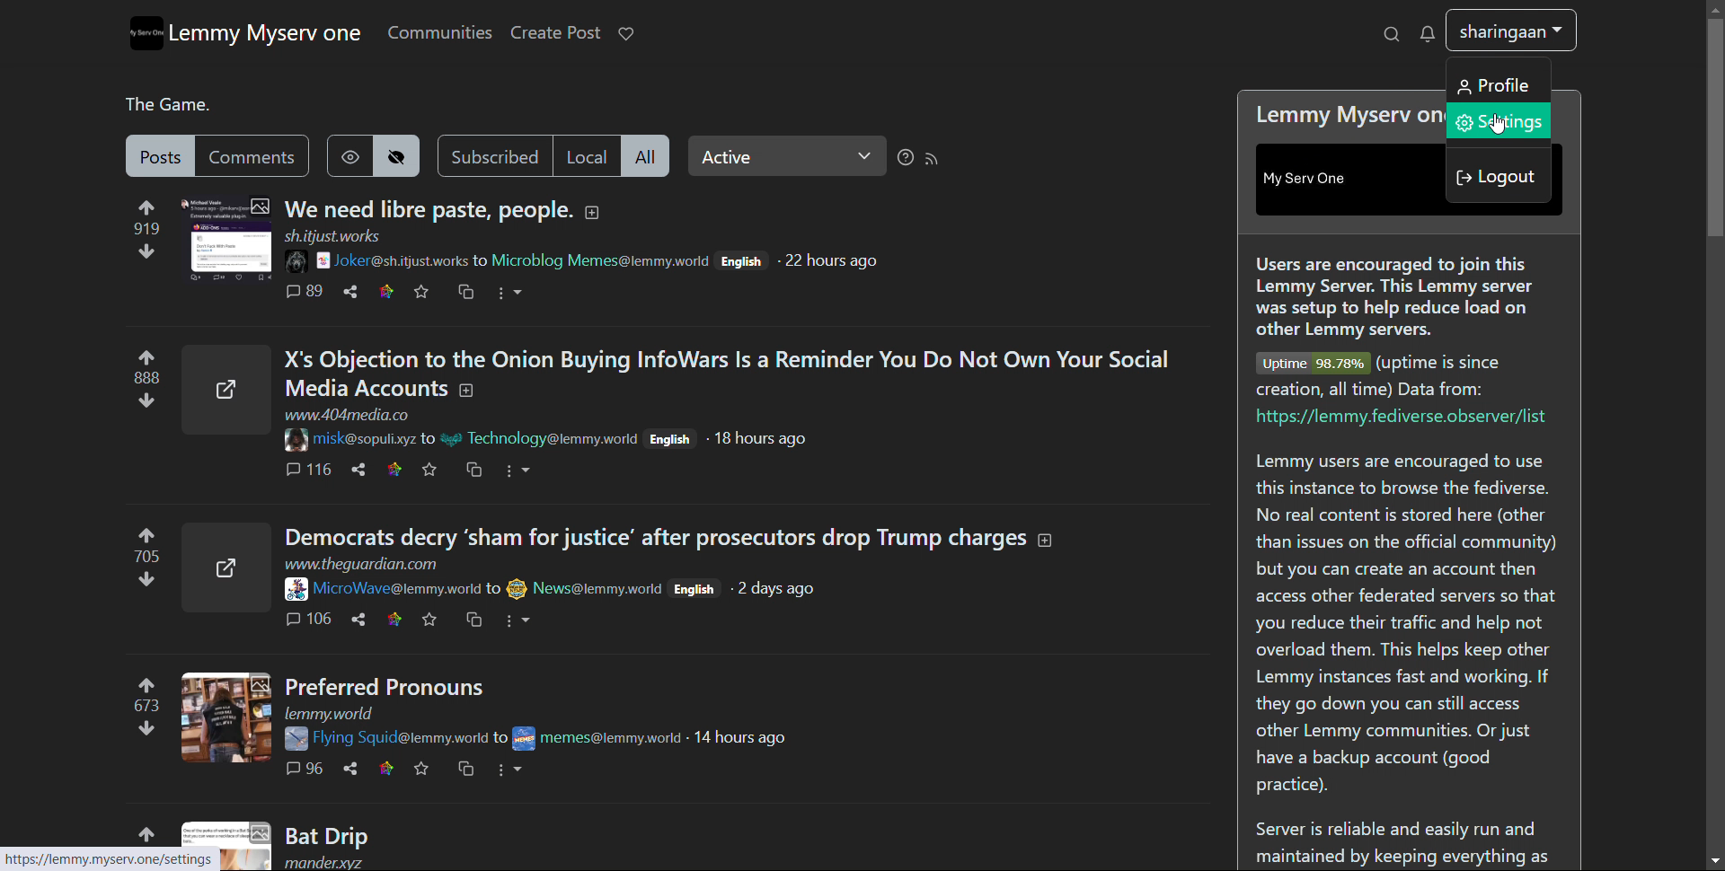  Describe the element at coordinates (1412, 627) in the screenshot. I see `Lemmy users are encouraged to use
this instance to browse the fediverse.
No real content is stored here (other
than issues on the official community)
but you can create an account then
access other federated servers so that
you reduce their traffic and help not
overload them. This helps keep other
Lemmy instances fast and working. If
they go down you can still access
other Lemmy communities. Or just
have a backup account (good
practice).` at that location.